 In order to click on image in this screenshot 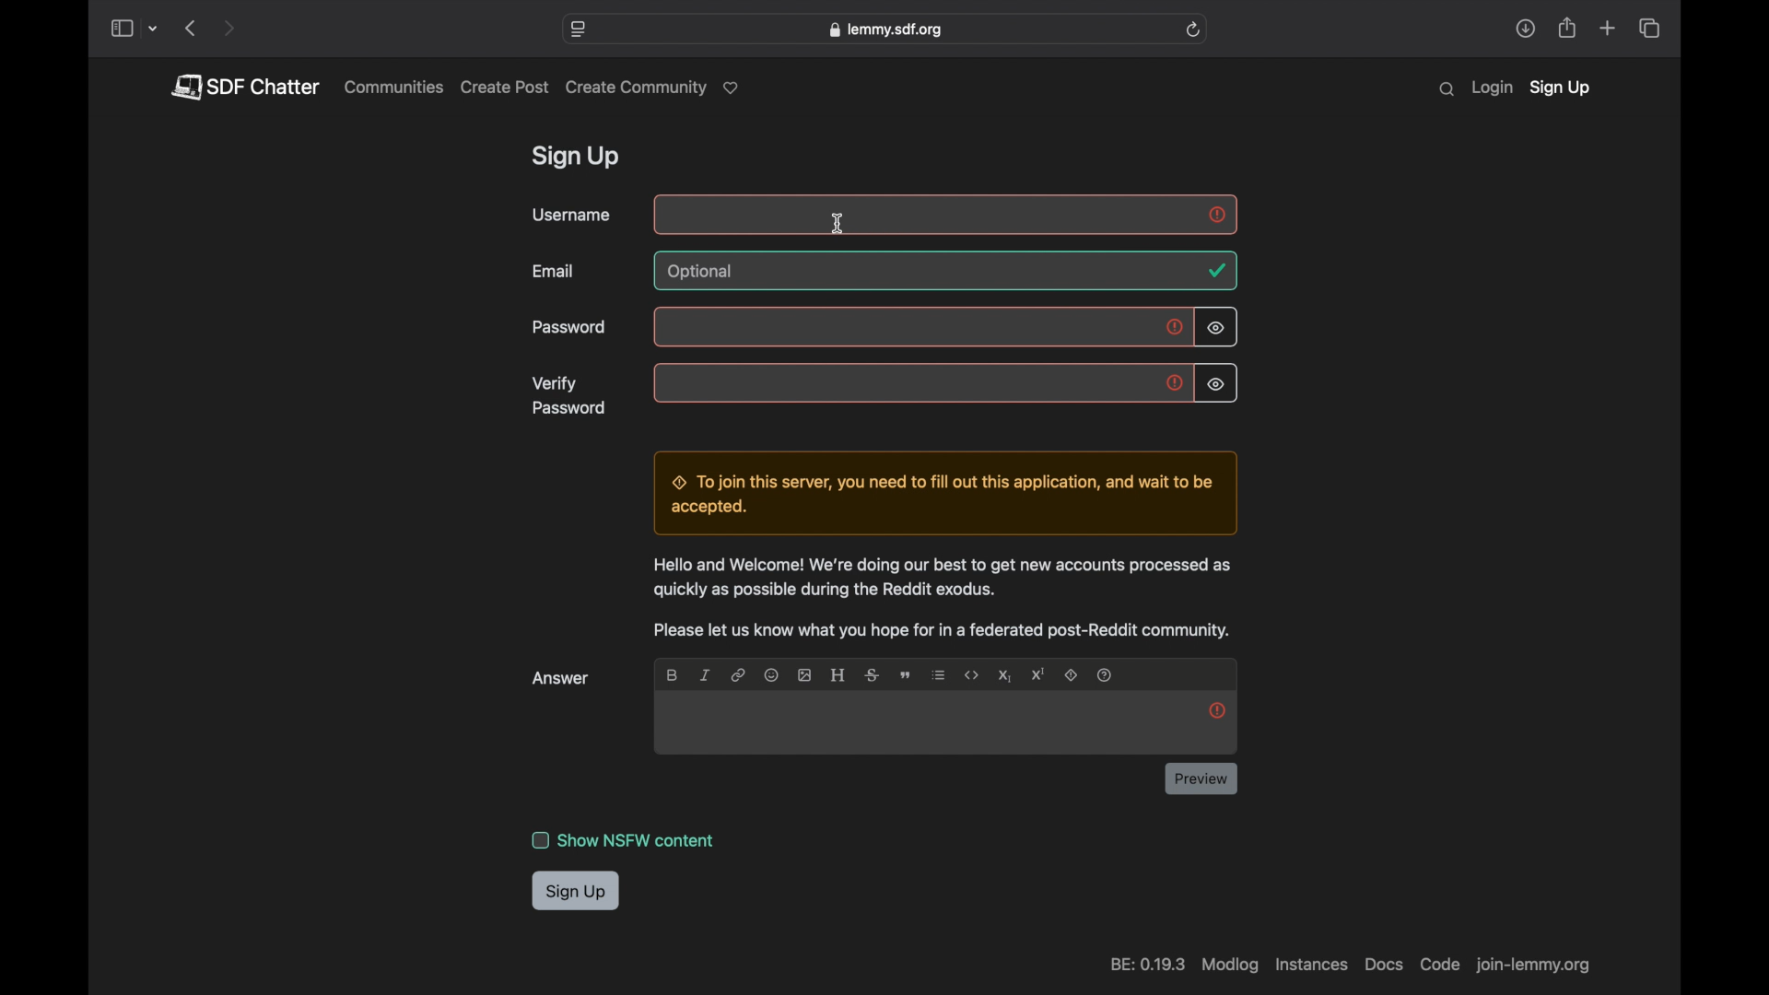, I will do `click(803, 674)`.